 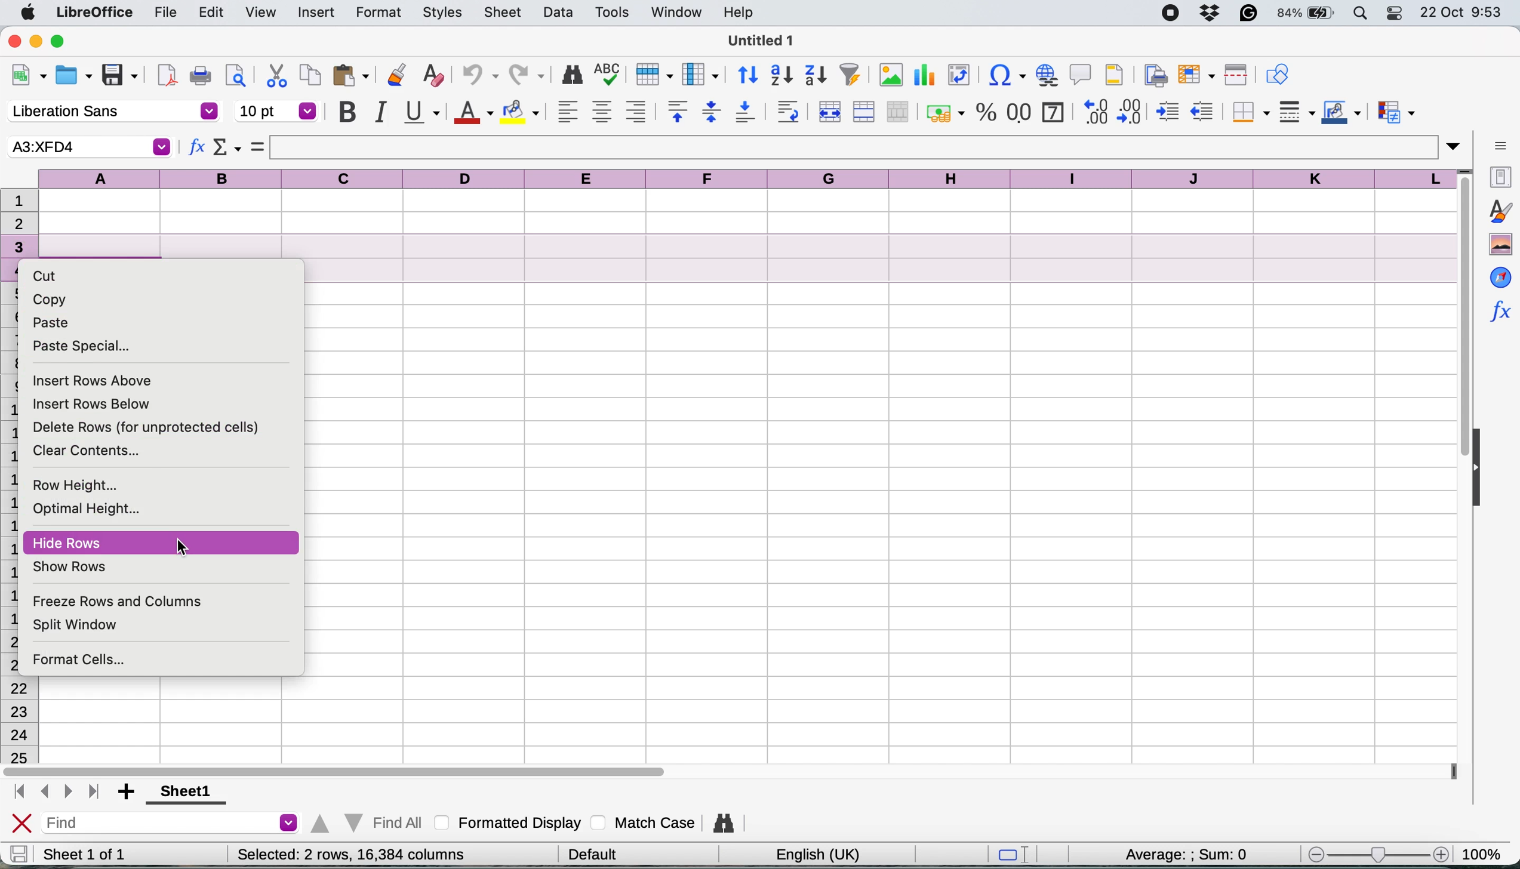 I want to click on edit, so click(x=213, y=12).